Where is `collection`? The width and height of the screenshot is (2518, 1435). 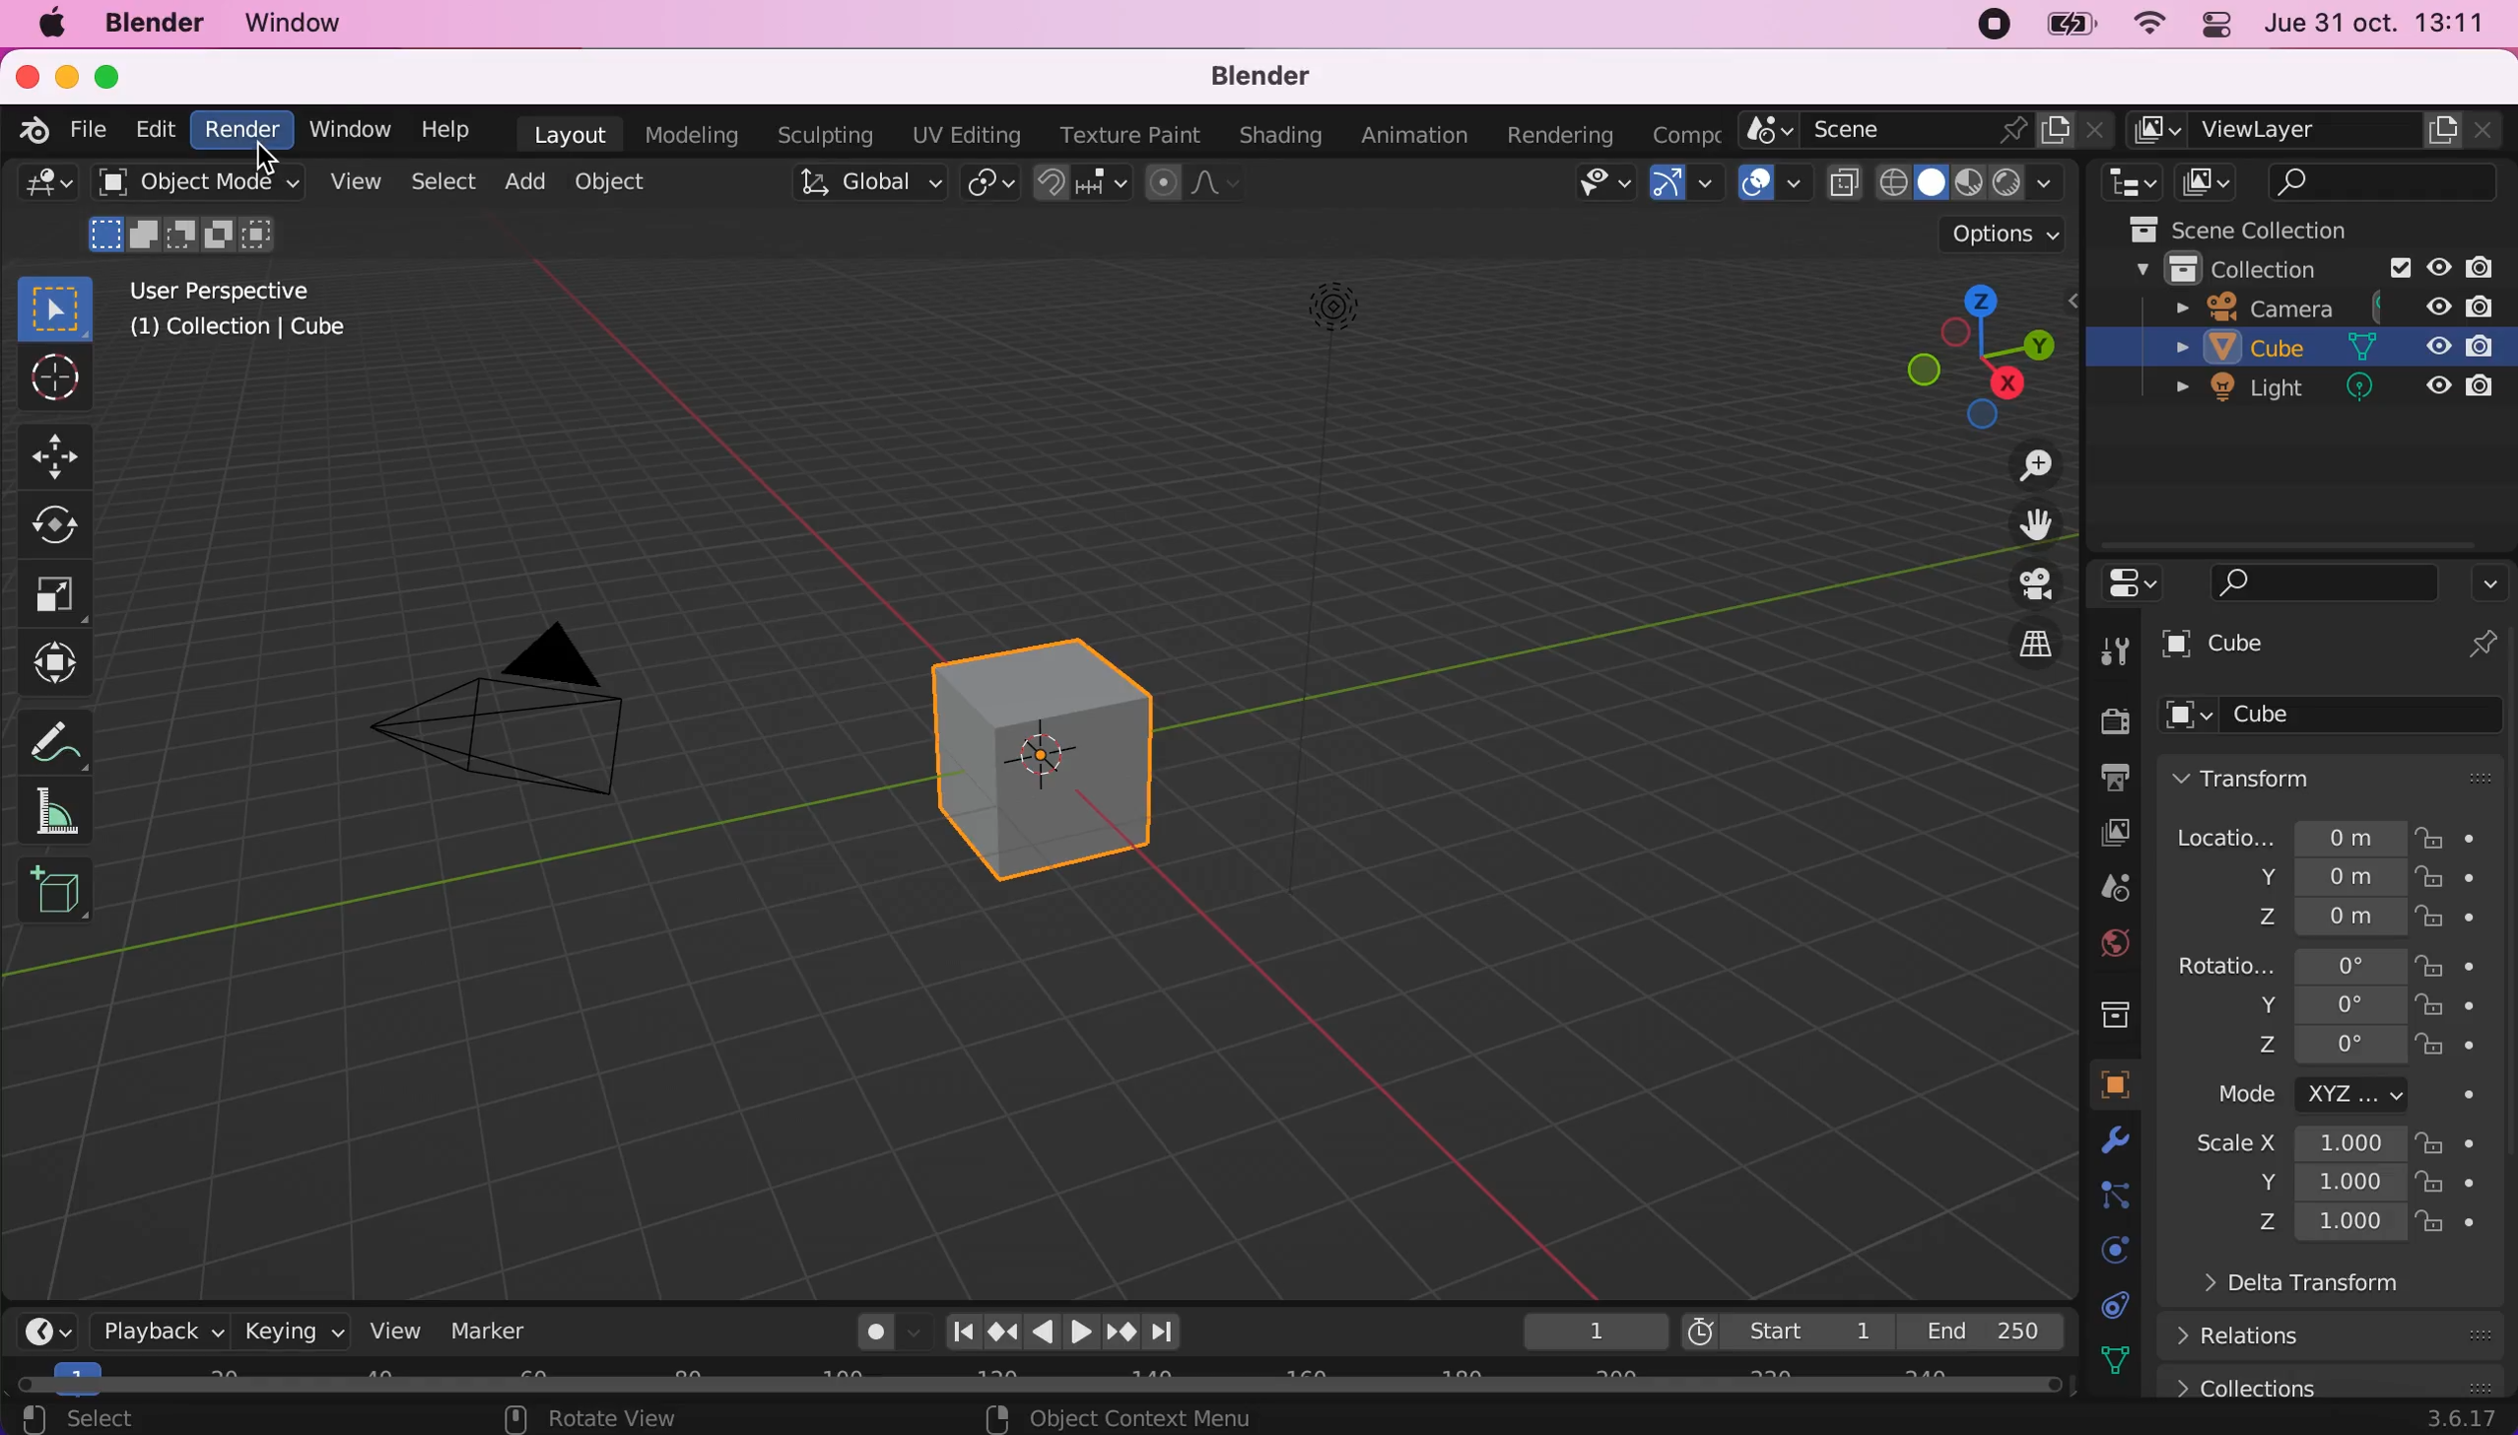 collection is located at coordinates (2296, 267).